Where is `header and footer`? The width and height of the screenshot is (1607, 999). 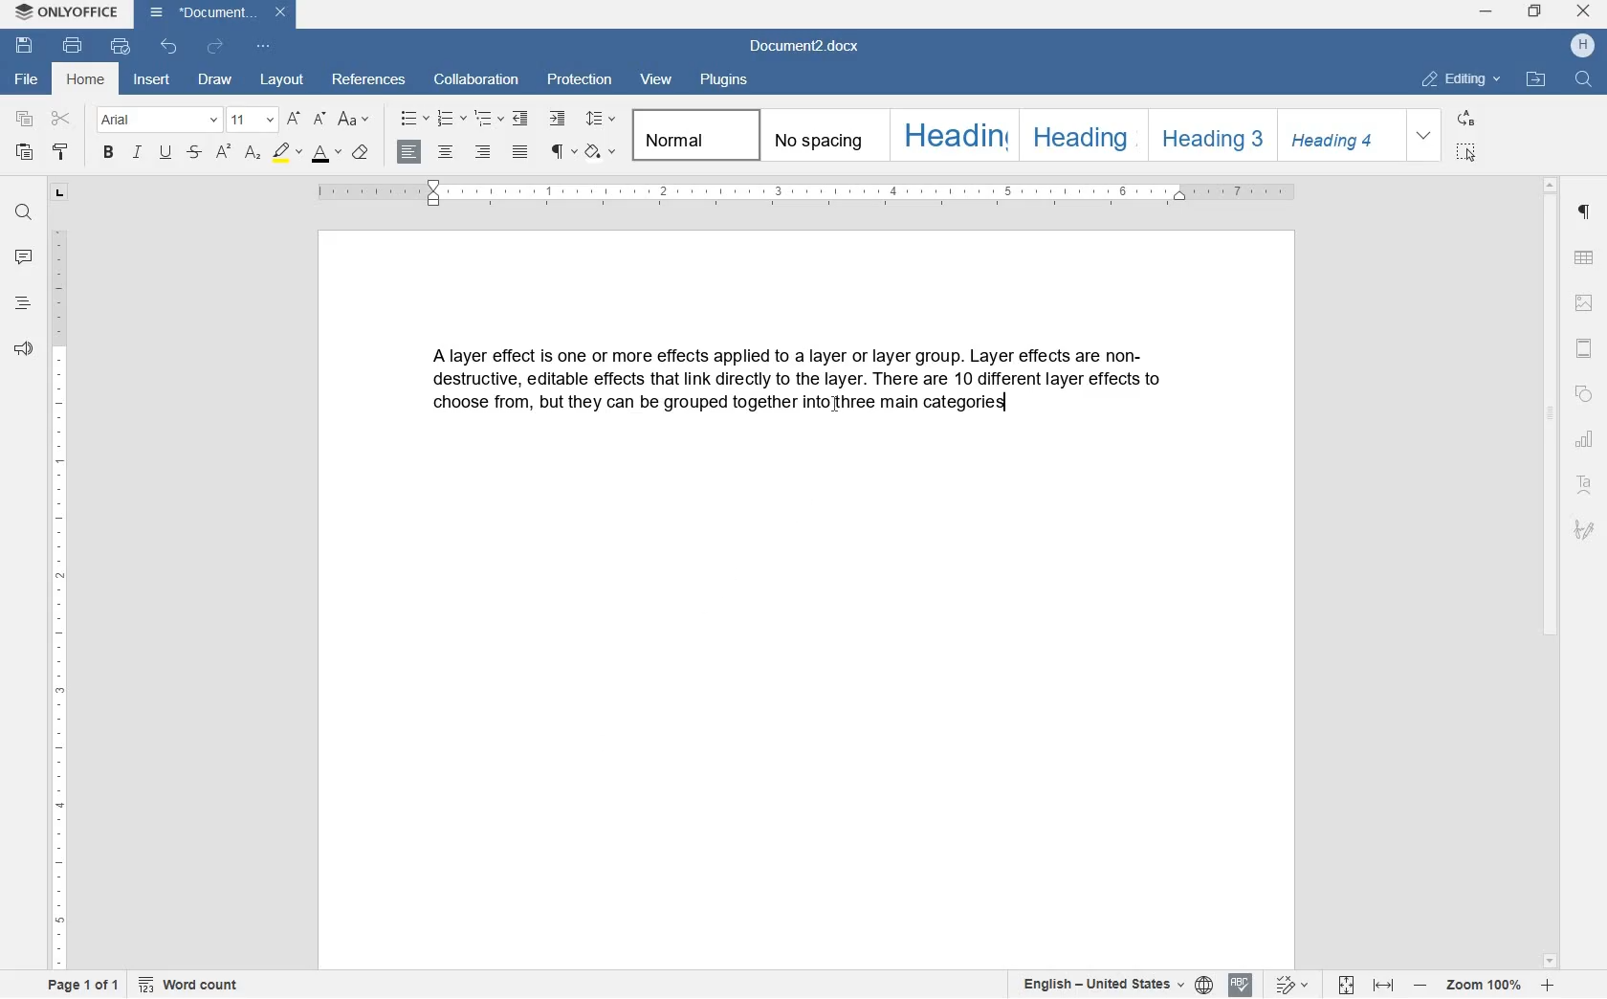 header and footer is located at coordinates (1586, 349).